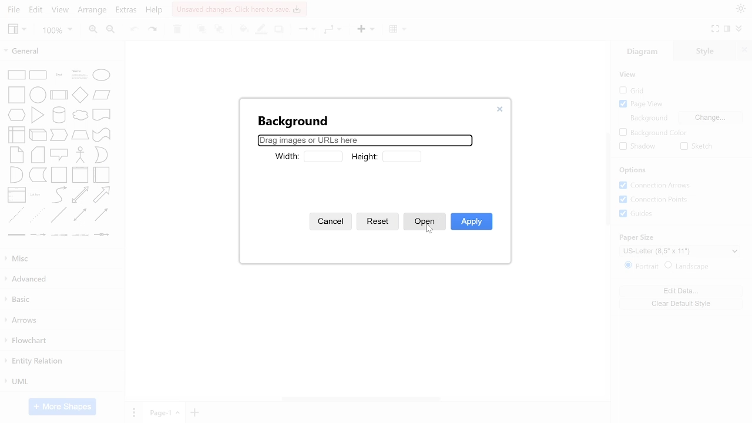 The height and width of the screenshot is (423, 752). I want to click on general shapes, so click(36, 215).